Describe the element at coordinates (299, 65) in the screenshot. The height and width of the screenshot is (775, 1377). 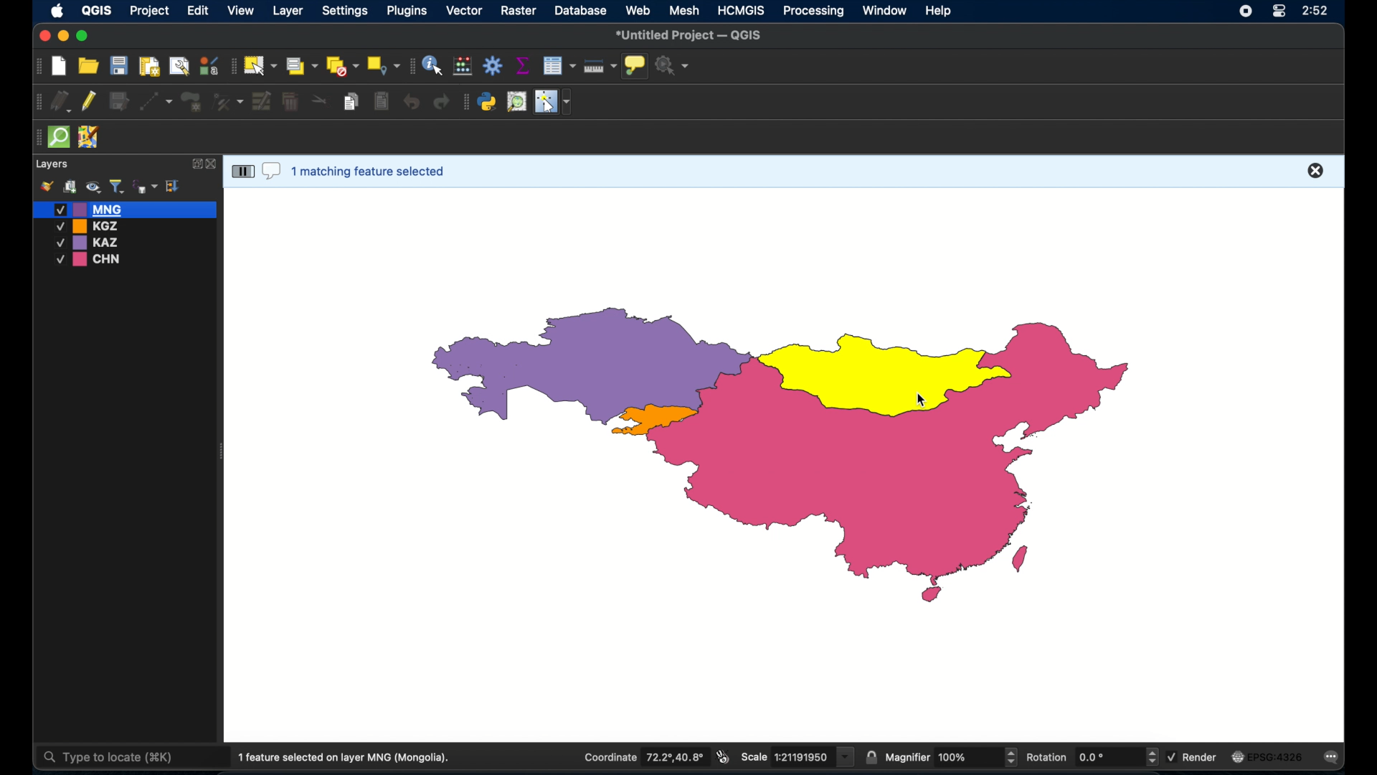
I see `select by area or single click` at that location.